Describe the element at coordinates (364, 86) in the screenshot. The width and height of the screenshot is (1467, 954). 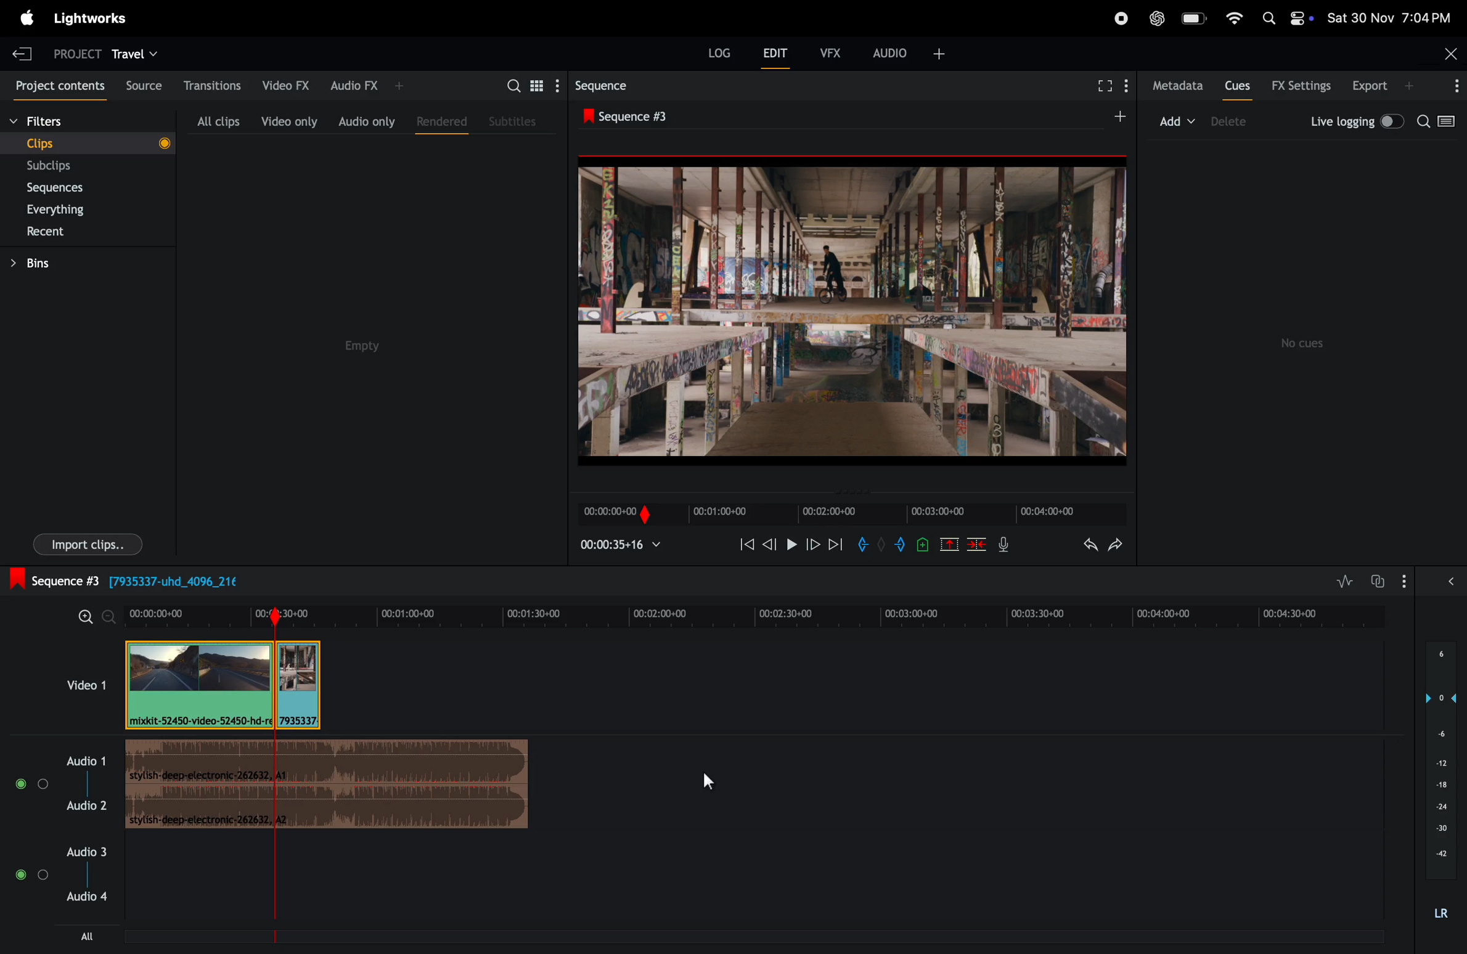
I see `audio fx` at that location.